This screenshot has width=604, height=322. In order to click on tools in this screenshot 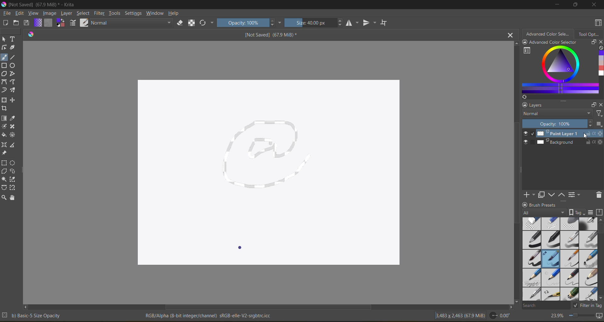, I will do `click(115, 13)`.